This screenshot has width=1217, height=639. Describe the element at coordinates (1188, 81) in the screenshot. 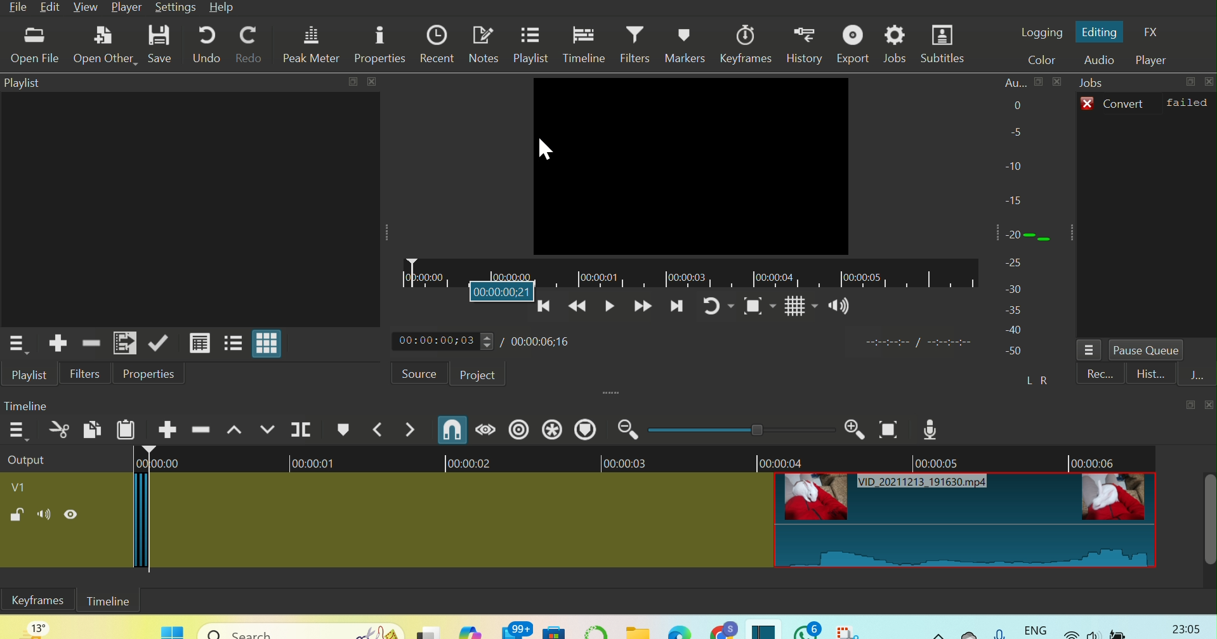

I see `` at that location.